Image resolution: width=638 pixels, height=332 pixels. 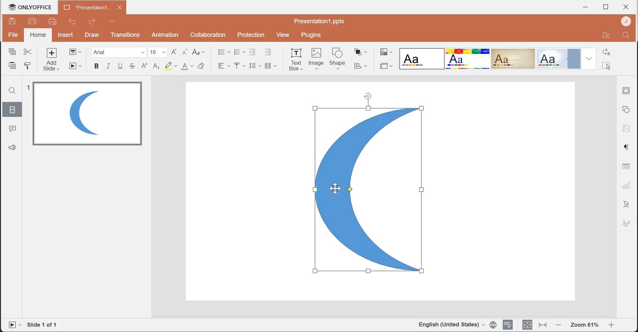 What do you see at coordinates (509, 325) in the screenshot?
I see `Spell checking` at bounding box center [509, 325].